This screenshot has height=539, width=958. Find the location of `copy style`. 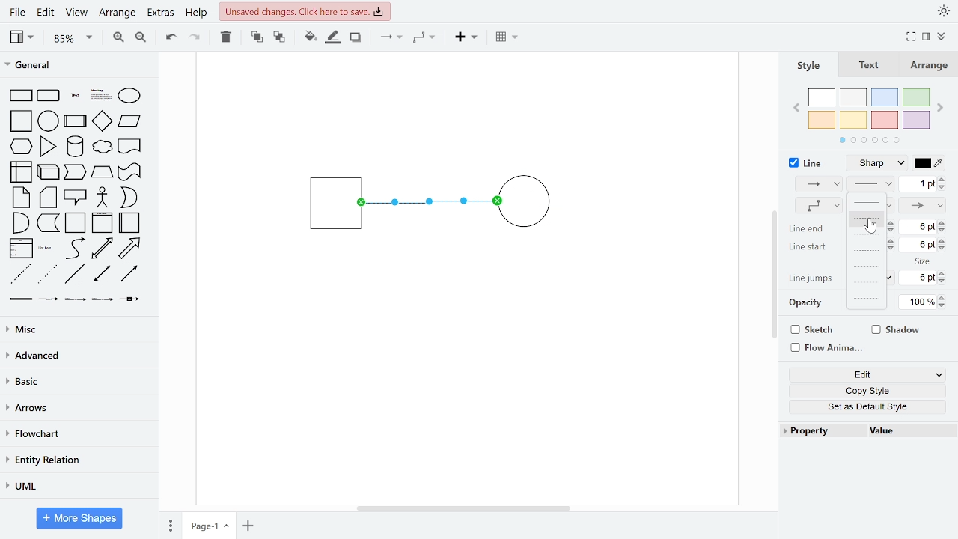

copy style is located at coordinates (868, 390).